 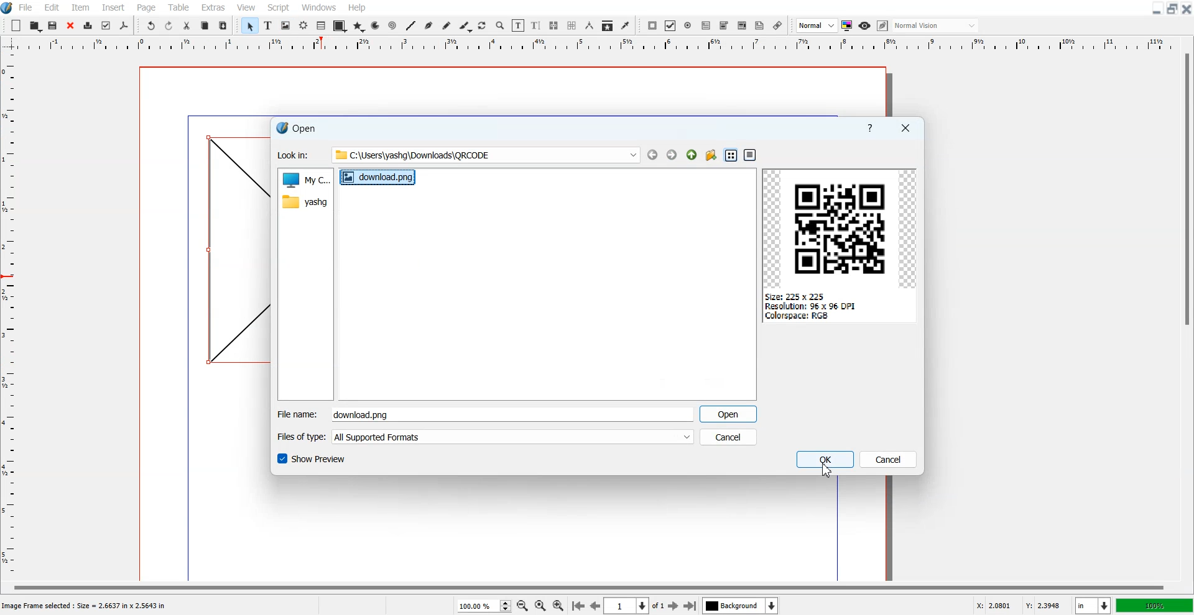 What do you see at coordinates (1021, 604) in the screenshot?
I see `X,Y Co-ordinate` at bounding box center [1021, 604].